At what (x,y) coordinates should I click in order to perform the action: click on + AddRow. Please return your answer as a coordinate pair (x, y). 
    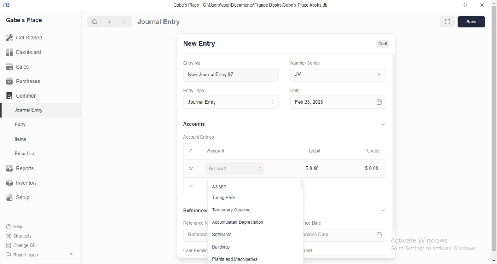
    Looking at the image, I should click on (191, 186).